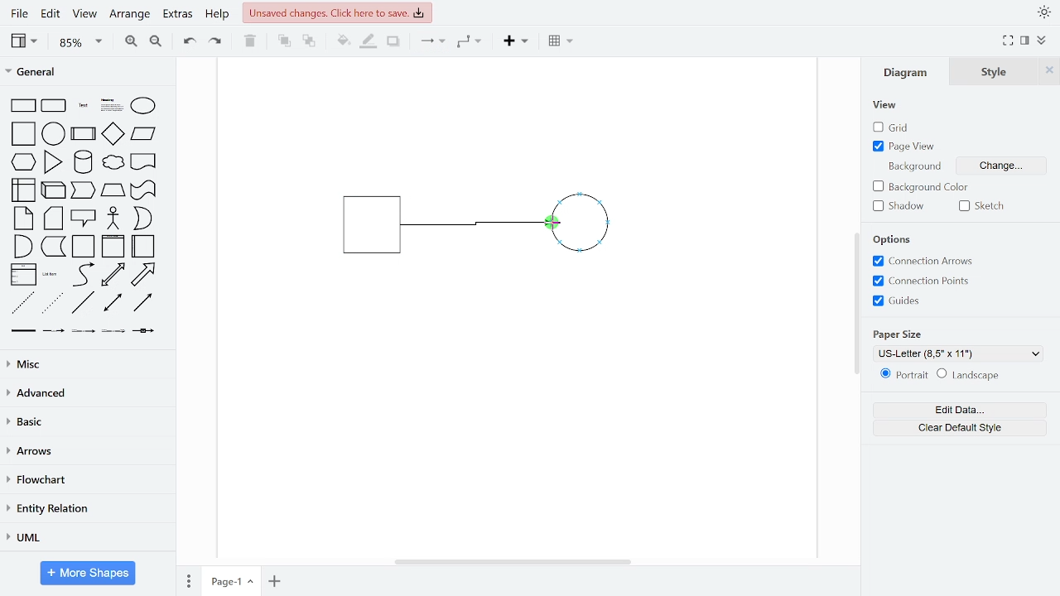 The height and width of the screenshot is (596, 1060). I want to click on arrange, so click(130, 15).